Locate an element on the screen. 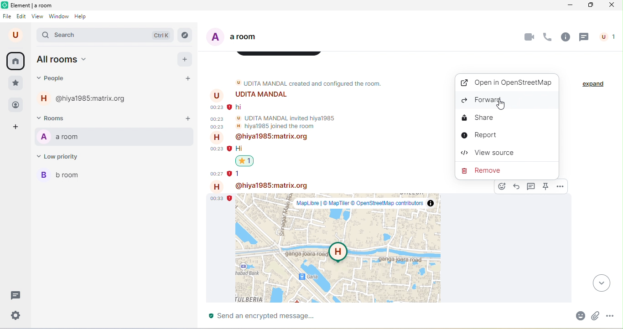 This screenshot has height=329, width=623. emoji is located at coordinates (581, 316).